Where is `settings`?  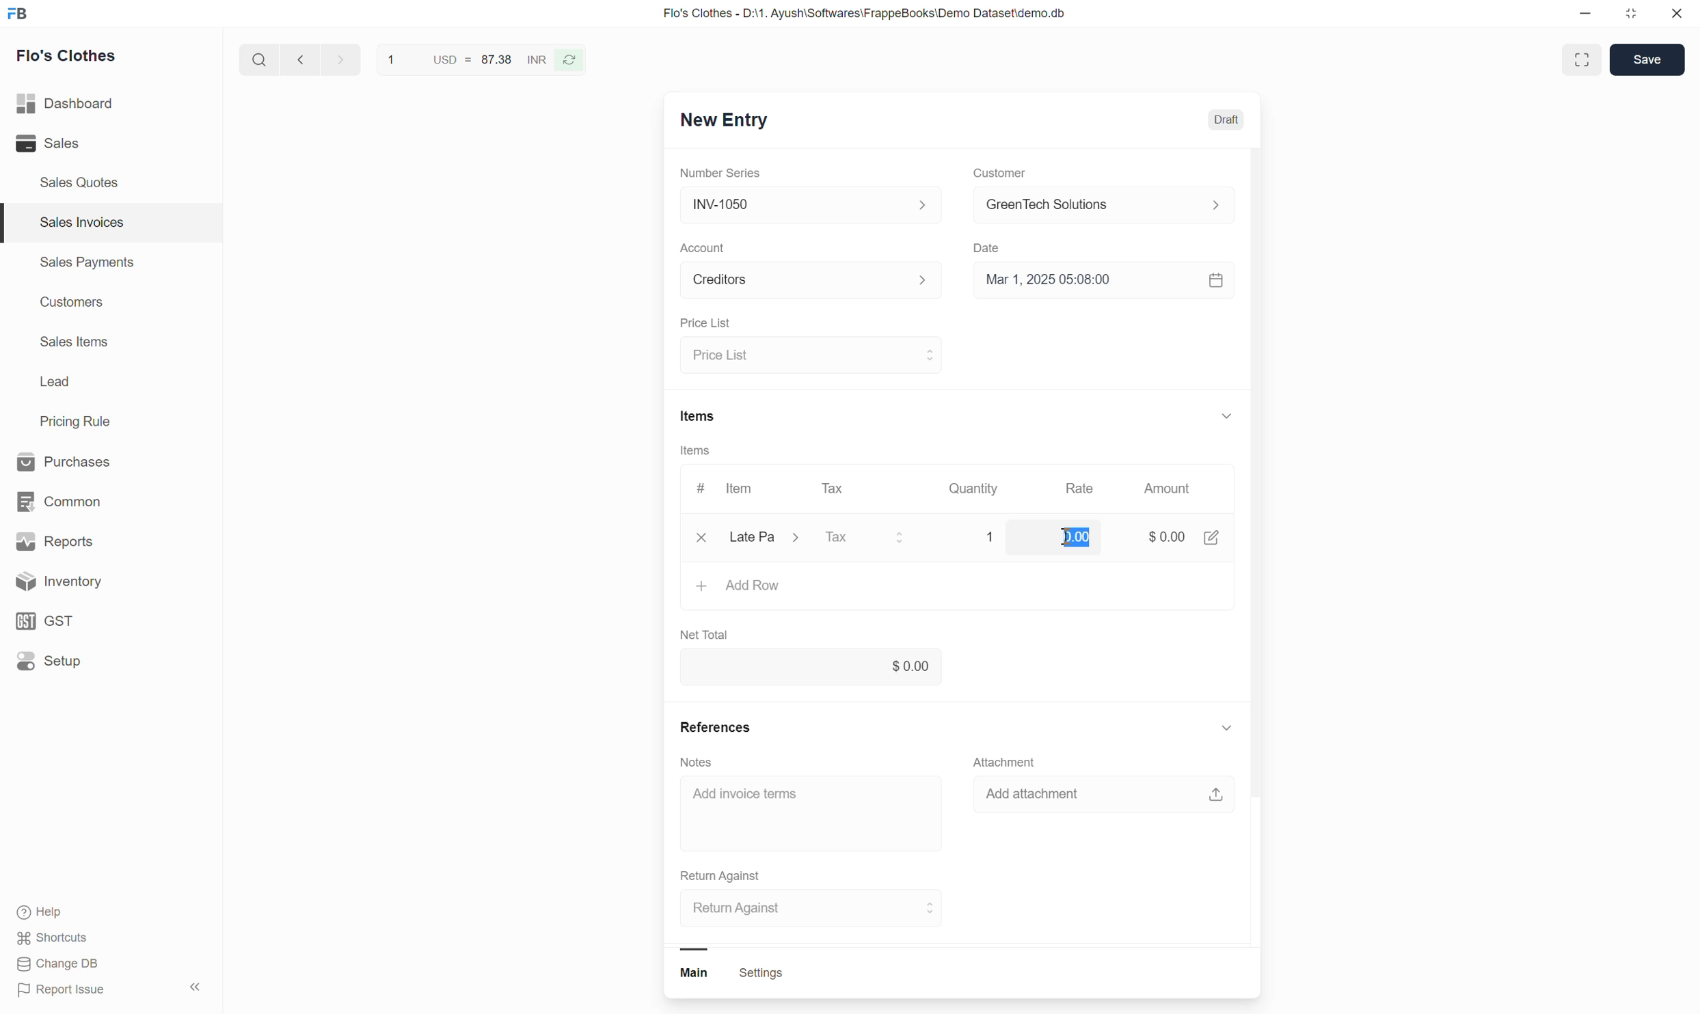 settings is located at coordinates (761, 975).